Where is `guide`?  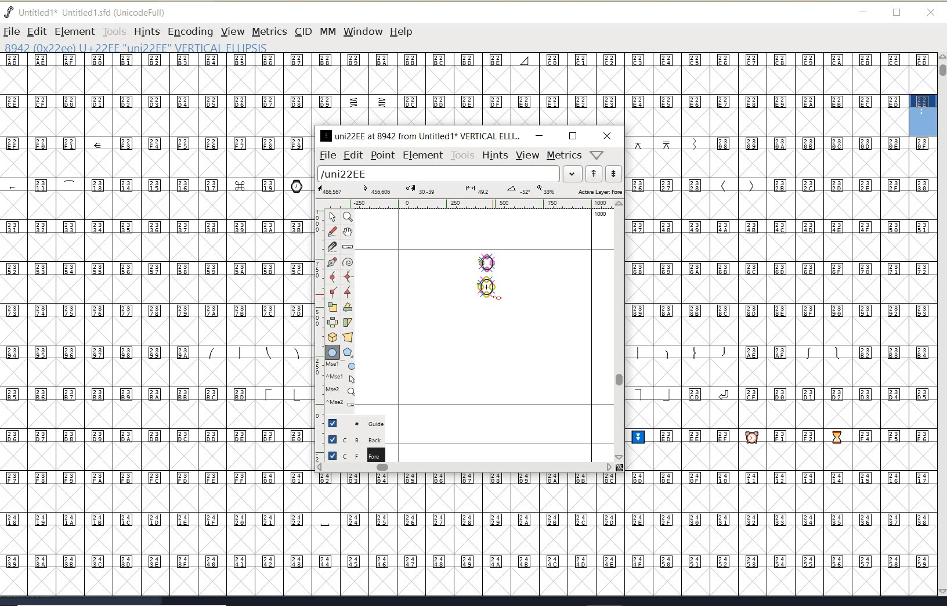
guide is located at coordinates (360, 422).